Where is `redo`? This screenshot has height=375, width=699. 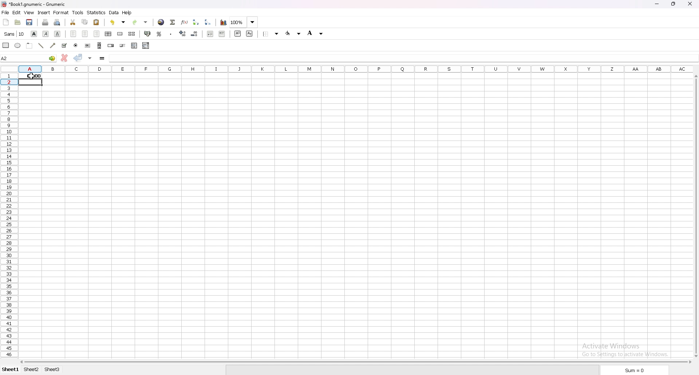
redo is located at coordinates (139, 22).